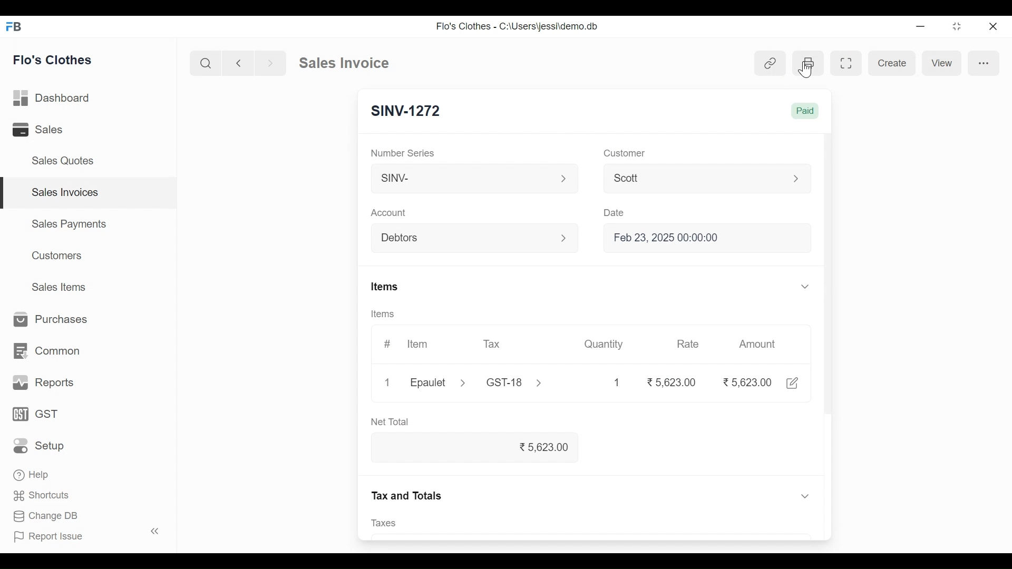 This screenshot has width=1012, height=569. Describe the element at coordinates (386, 287) in the screenshot. I see `Items` at that location.